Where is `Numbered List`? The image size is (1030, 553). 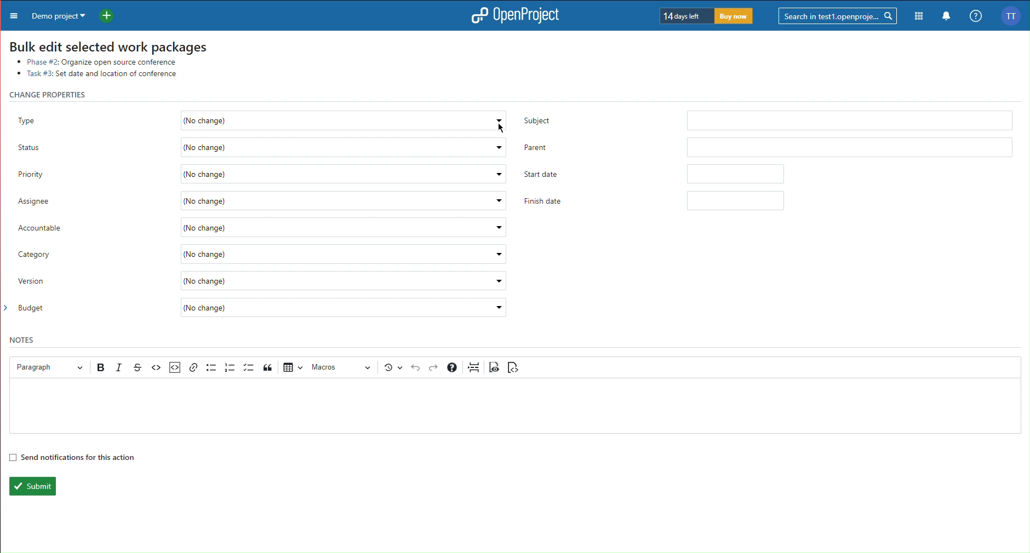
Numbered List is located at coordinates (230, 367).